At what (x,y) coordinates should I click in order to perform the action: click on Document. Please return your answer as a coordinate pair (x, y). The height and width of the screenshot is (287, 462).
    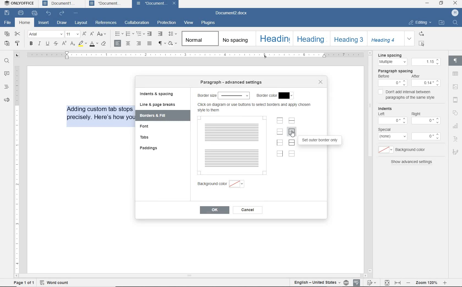
    Looking at the image, I should click on (151, 4).